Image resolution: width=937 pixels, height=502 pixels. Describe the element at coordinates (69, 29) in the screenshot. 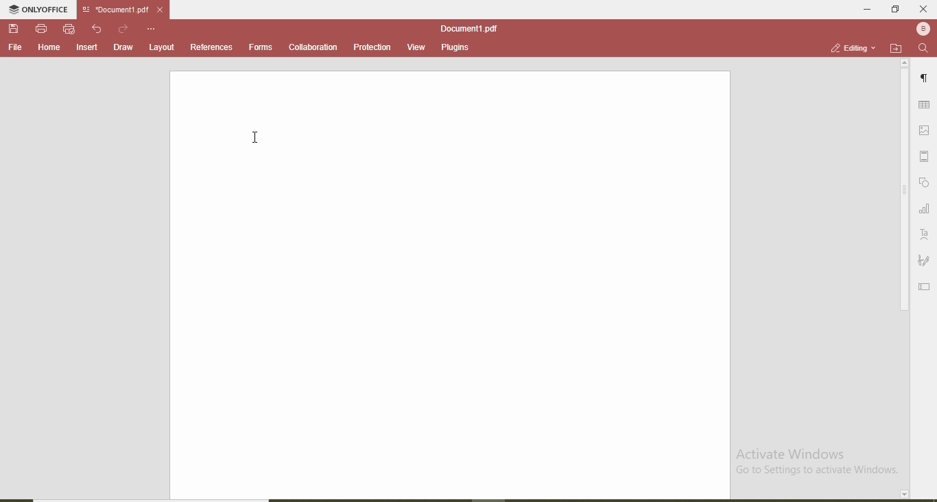

I see `quick print` at that location.